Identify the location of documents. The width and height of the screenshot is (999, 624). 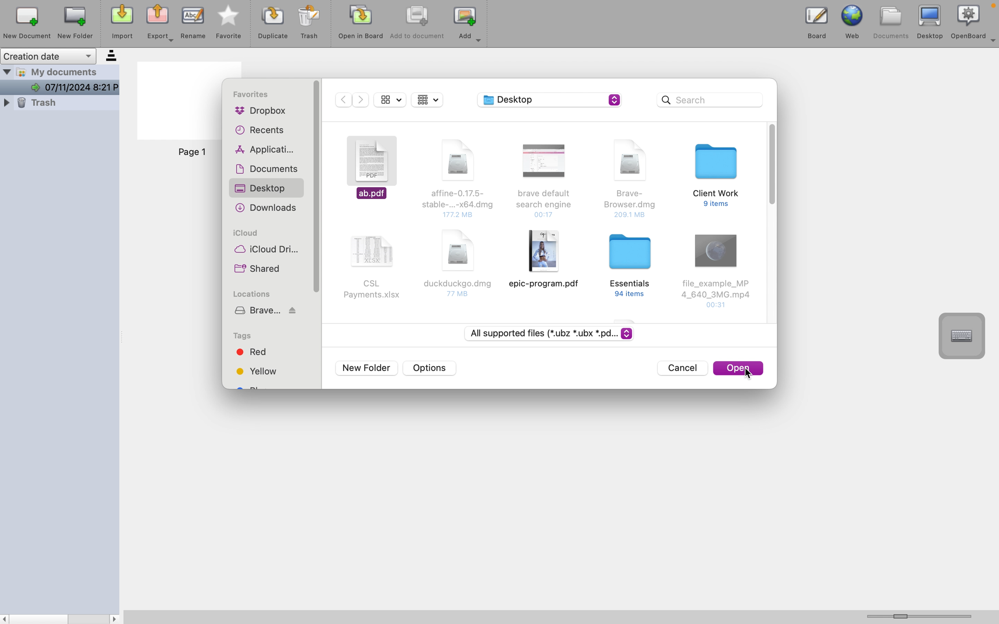
(266, 168).